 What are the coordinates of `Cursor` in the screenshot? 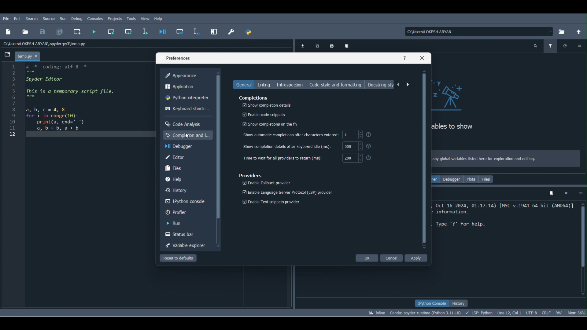 It's located at (187, 134).